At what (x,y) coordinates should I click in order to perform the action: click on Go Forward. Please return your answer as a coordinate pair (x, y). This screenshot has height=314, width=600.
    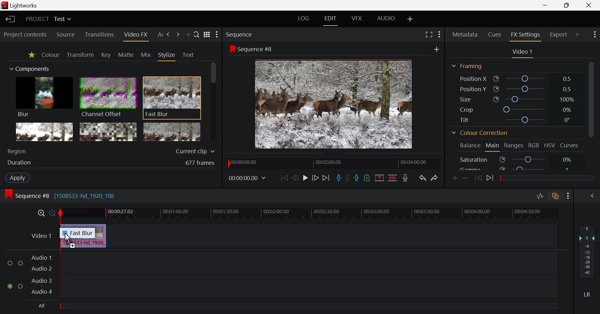
    Looking at the image, I should click on (317, 179).